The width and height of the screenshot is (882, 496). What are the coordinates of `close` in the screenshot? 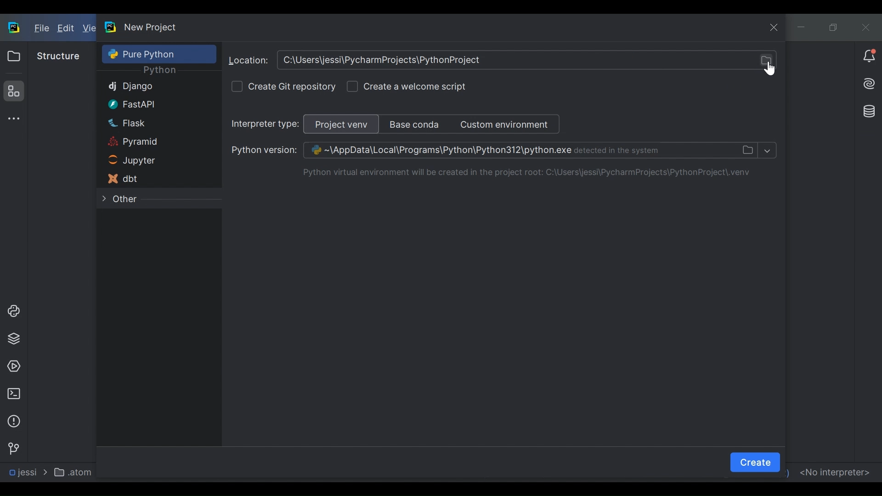 It's located at (775, 28).